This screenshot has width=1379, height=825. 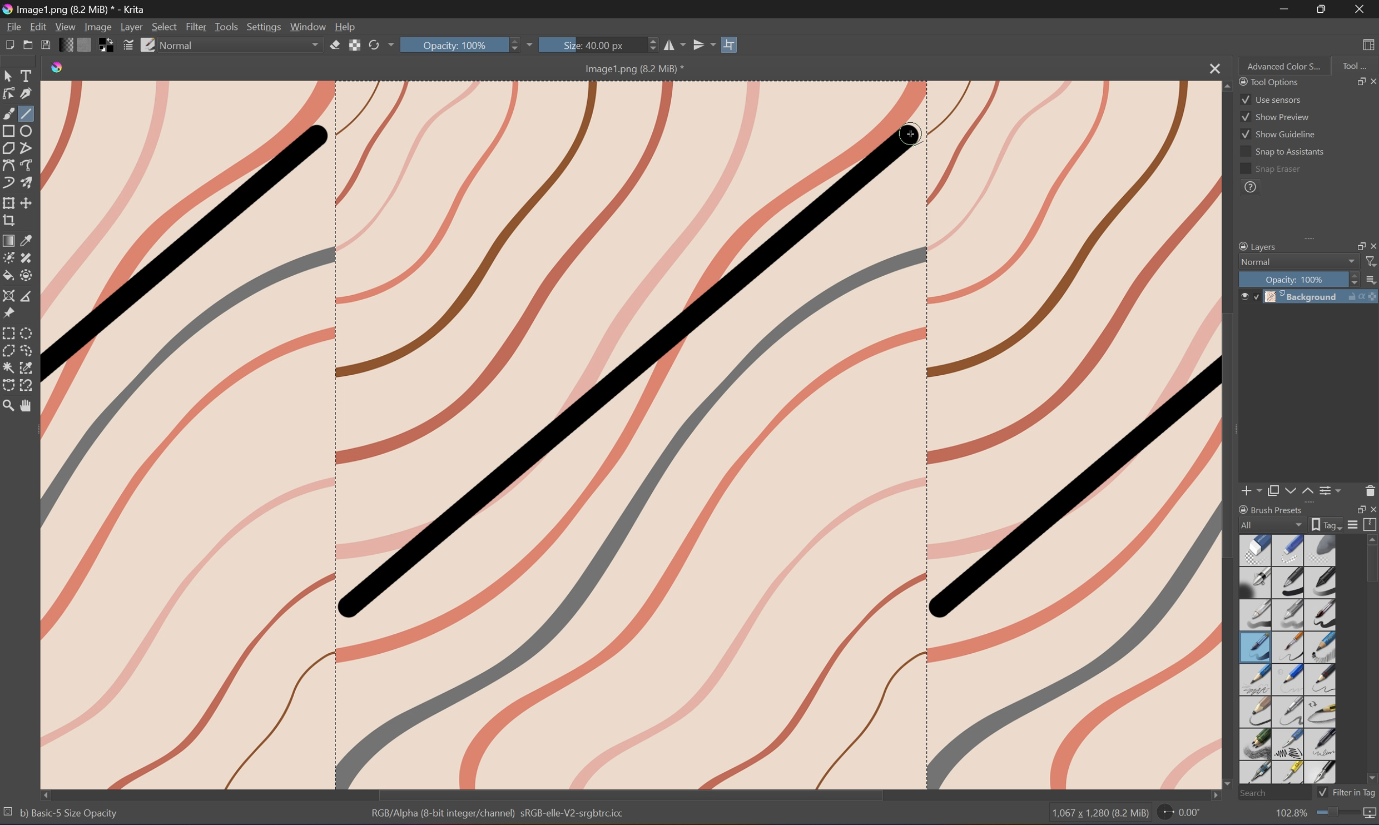 What do you see at coordinates (911, 135) in the screenshot?
I see `Cursor` at bounding box center [911, 135].